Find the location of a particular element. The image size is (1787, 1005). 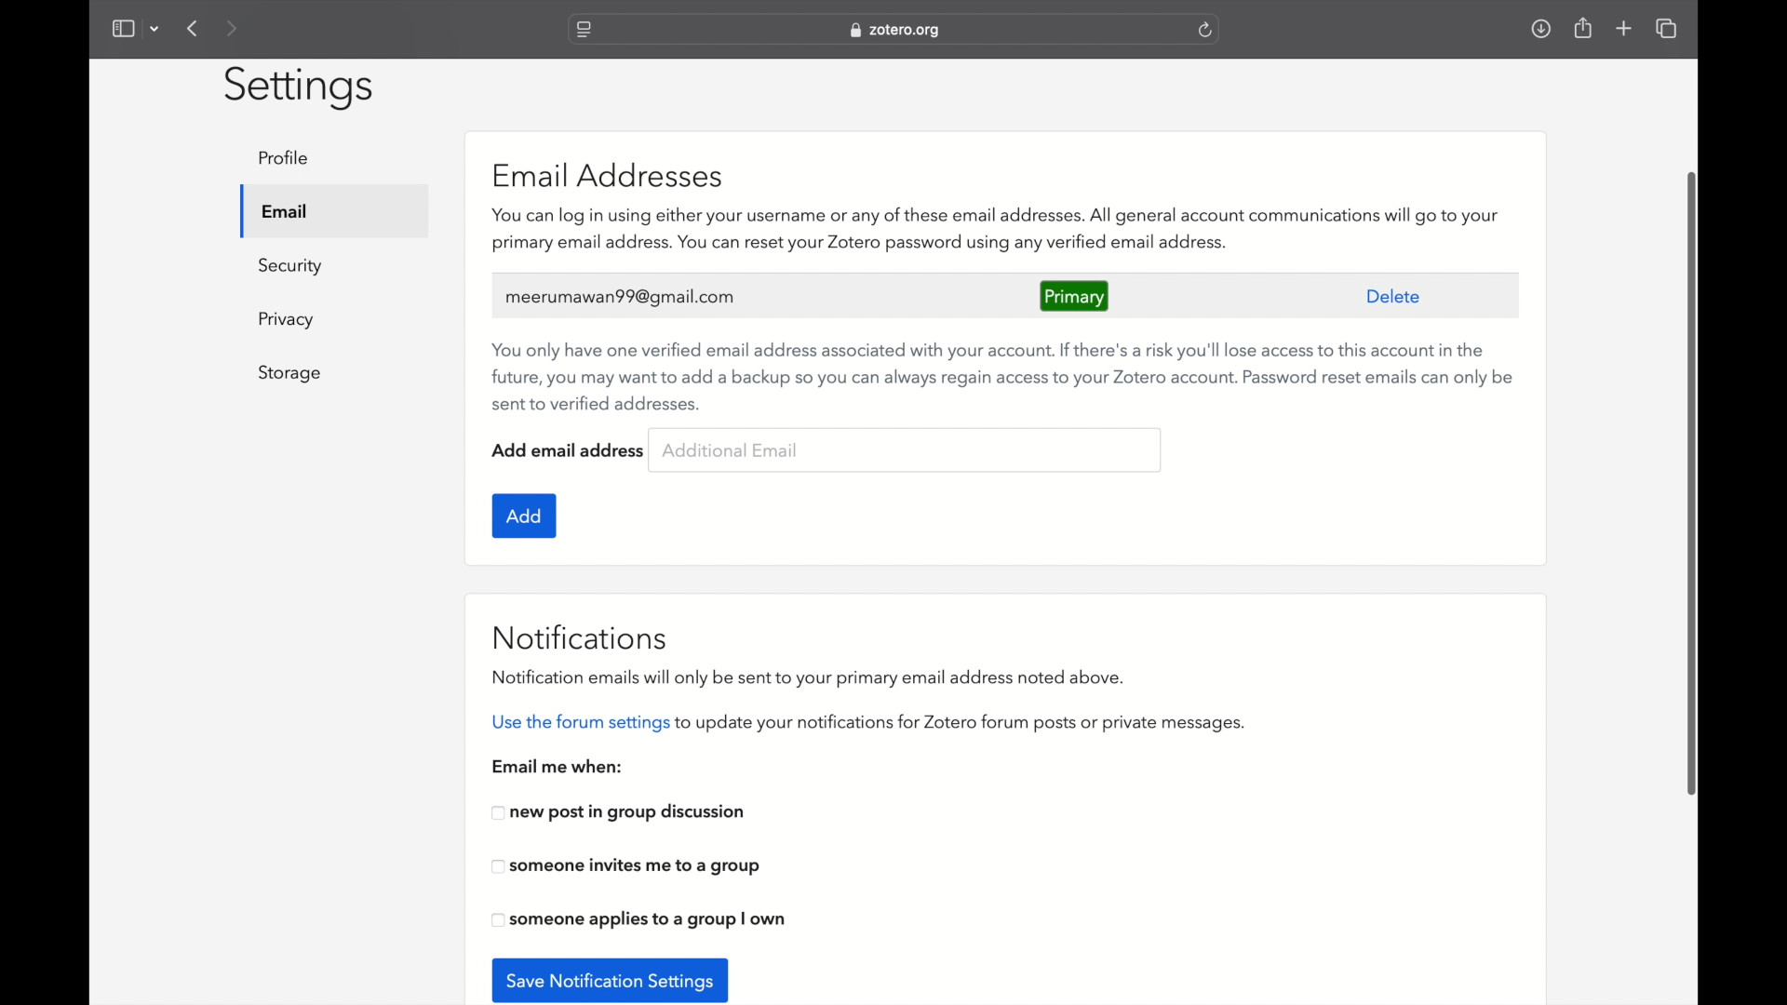

storage is located at coordinates (292, 373).